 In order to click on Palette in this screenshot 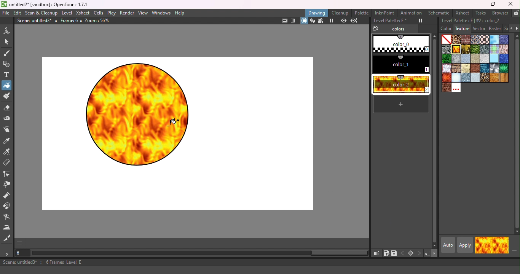, I will do `click(362, 12)`.